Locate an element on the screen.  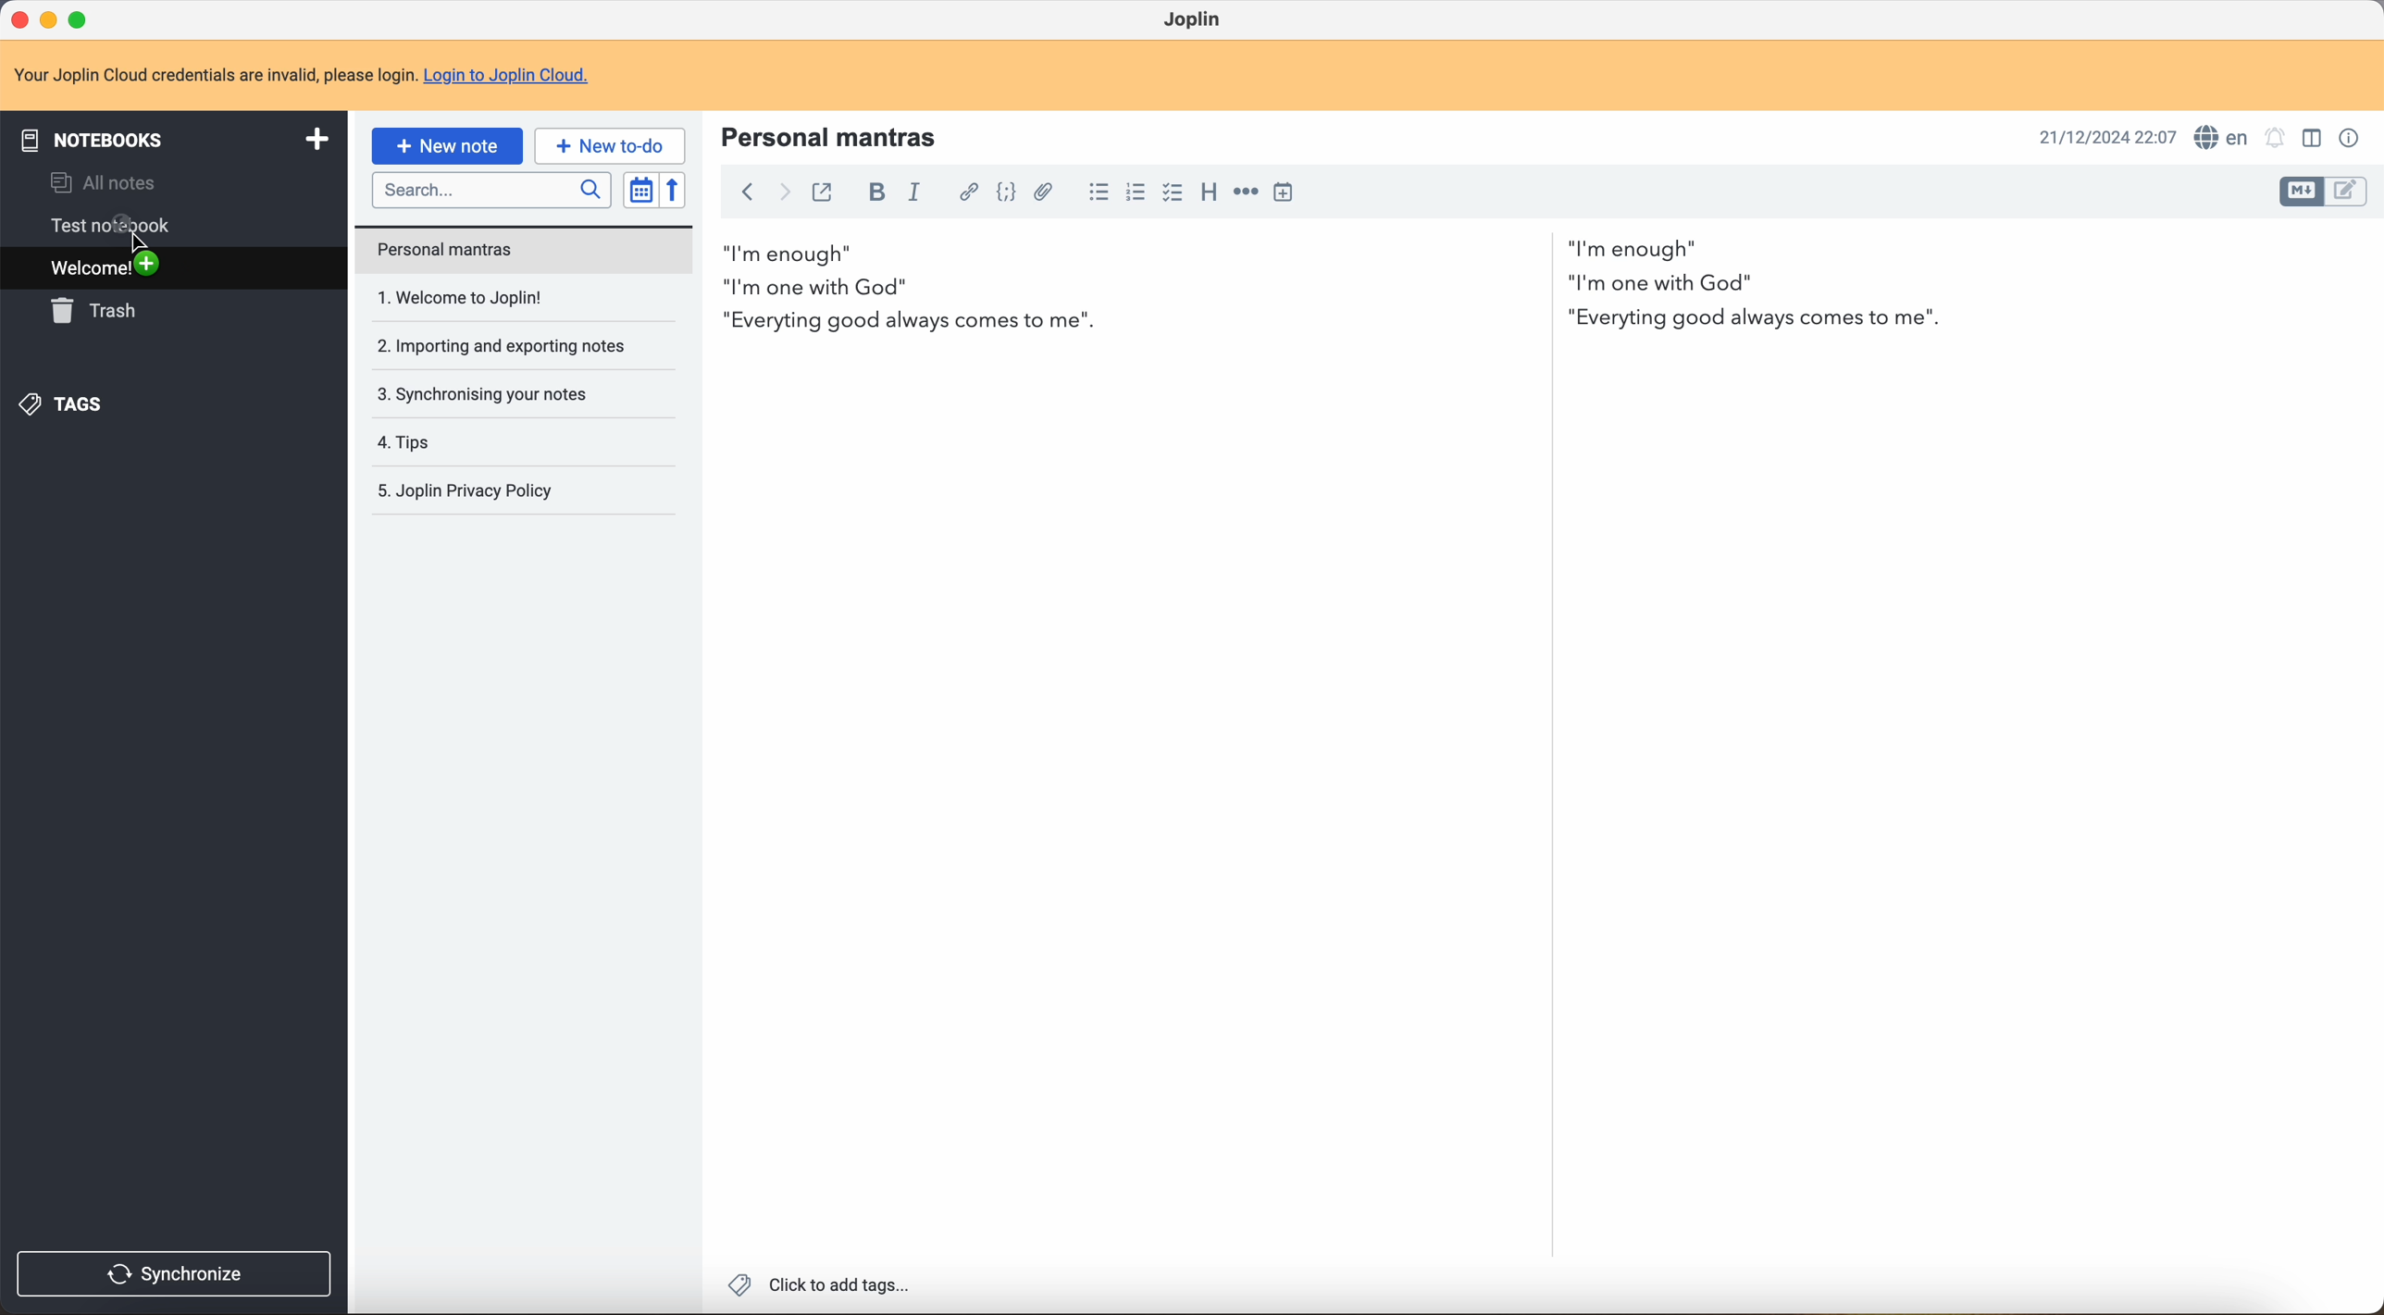
checkbox is located at coordinates (1174, 192).